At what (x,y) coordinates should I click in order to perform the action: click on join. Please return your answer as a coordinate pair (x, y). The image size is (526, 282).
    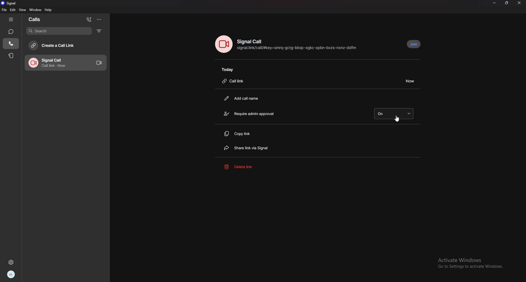
    Looking at the image, I should click on (414, 44).